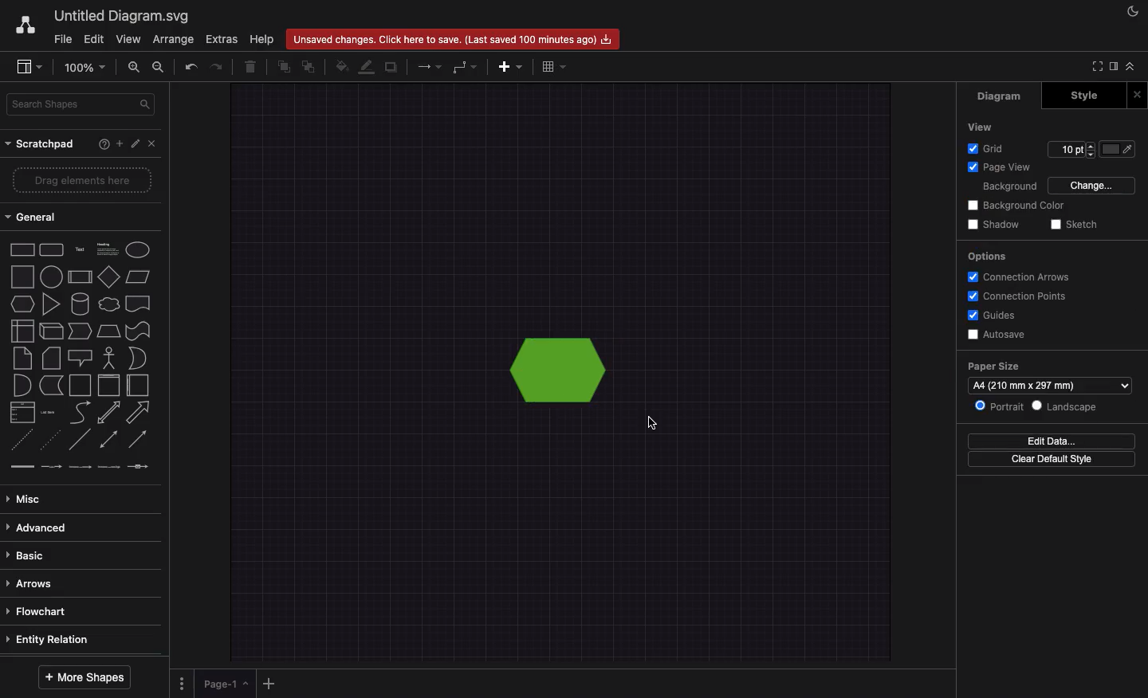  I want to click on Sidebar, so click(28, 68).